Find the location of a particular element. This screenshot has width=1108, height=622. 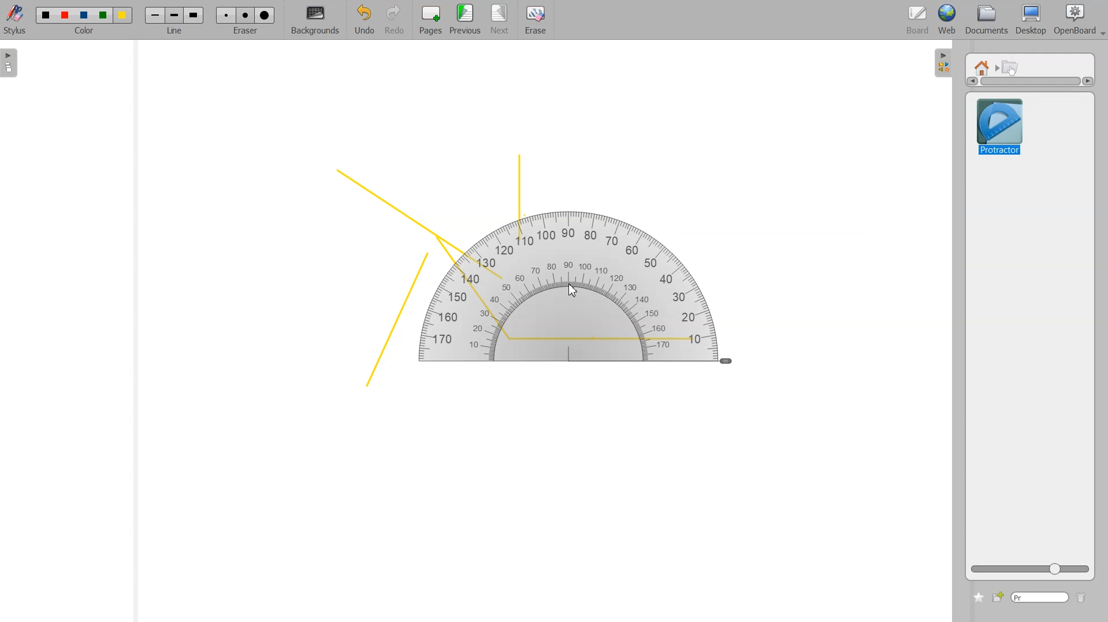

Home is located at coordinates (984, 67).